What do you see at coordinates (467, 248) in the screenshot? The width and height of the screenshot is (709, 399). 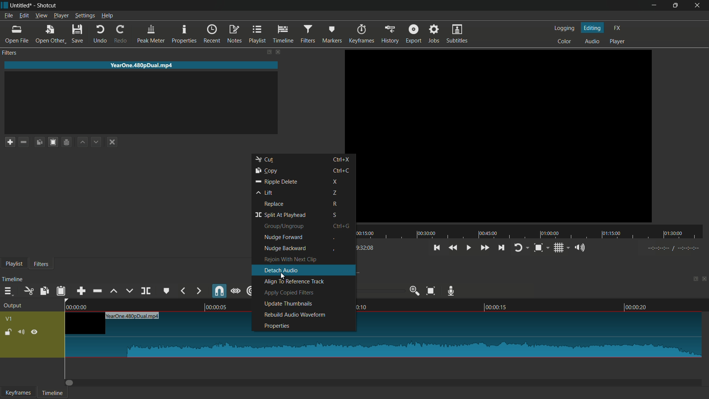 I see `toggle play or pause` at bounding box center [467, 248].